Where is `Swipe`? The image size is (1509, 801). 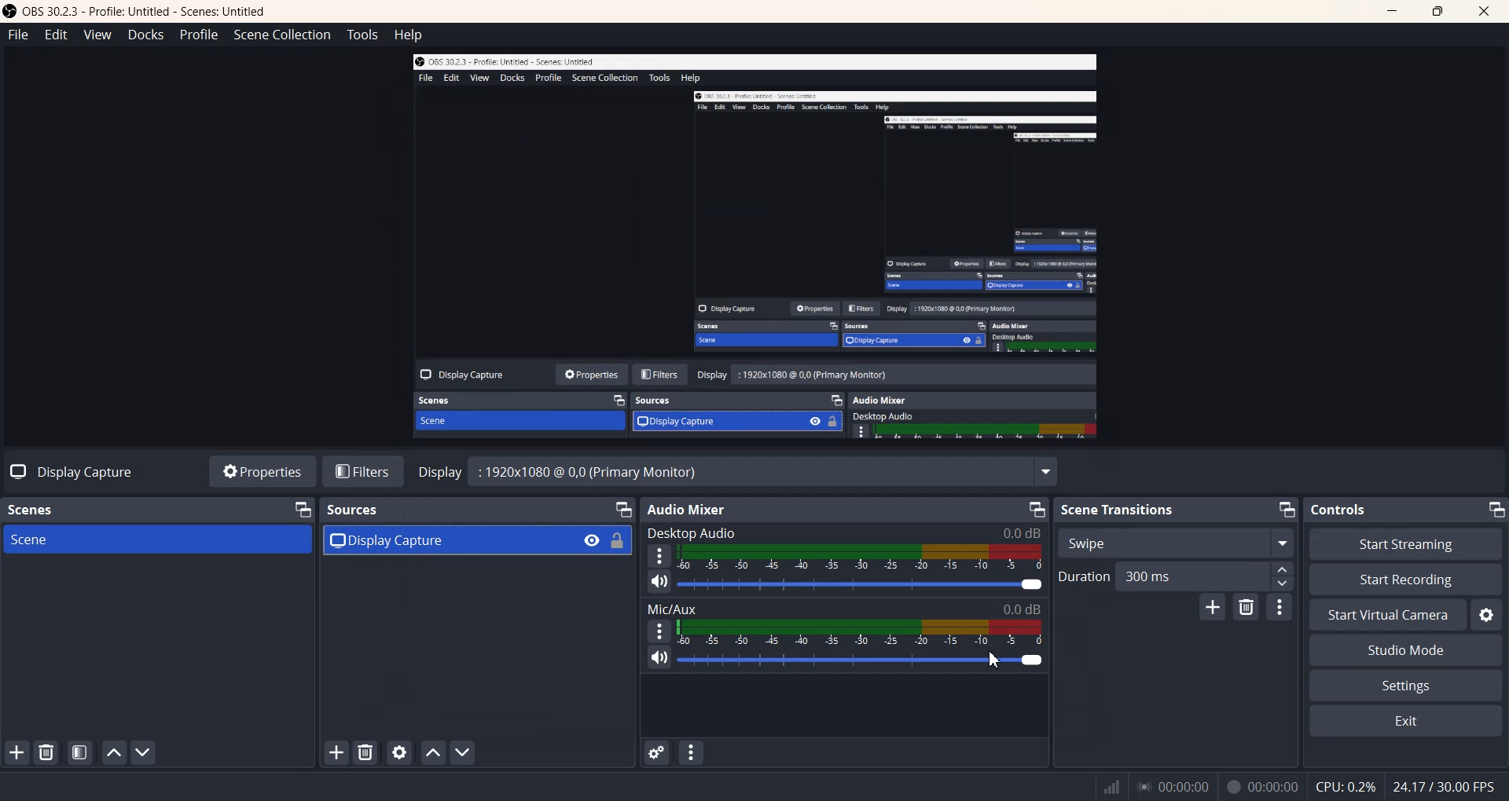 Swipe is located at coordinates (1177, 542).